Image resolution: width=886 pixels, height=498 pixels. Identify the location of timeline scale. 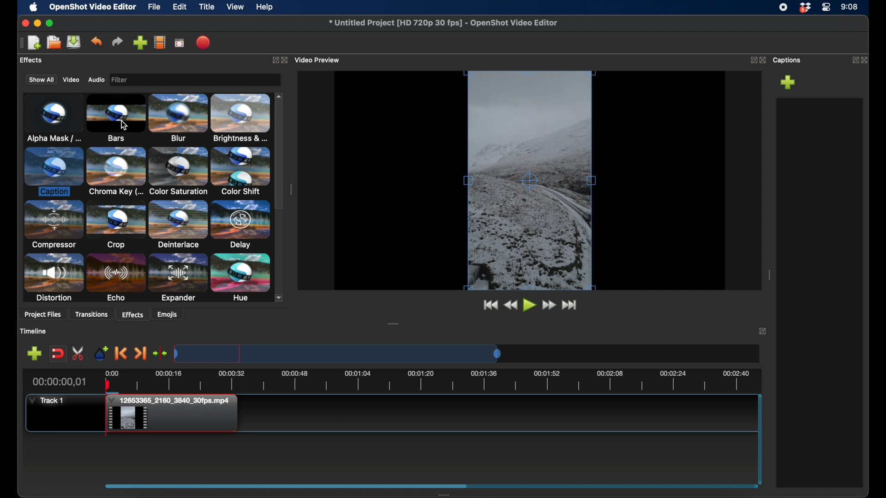
(337, 353).